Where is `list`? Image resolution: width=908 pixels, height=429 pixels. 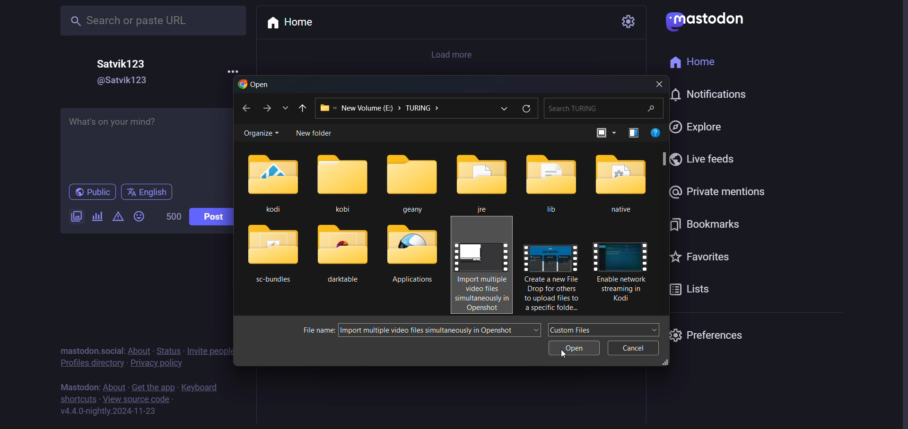
list is located at coordinates (285, 107).